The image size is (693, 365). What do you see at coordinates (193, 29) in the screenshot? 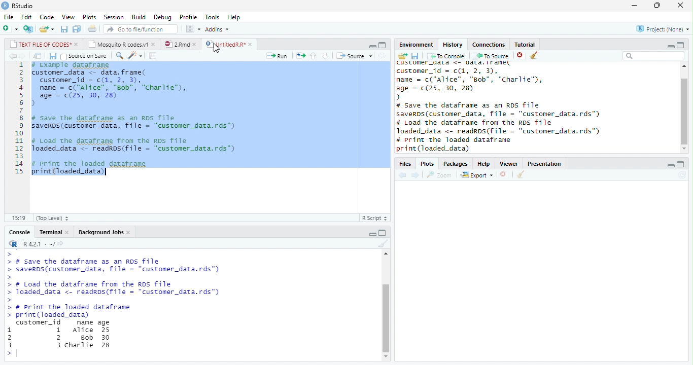
I see `options` at bounding box center [193, 29].